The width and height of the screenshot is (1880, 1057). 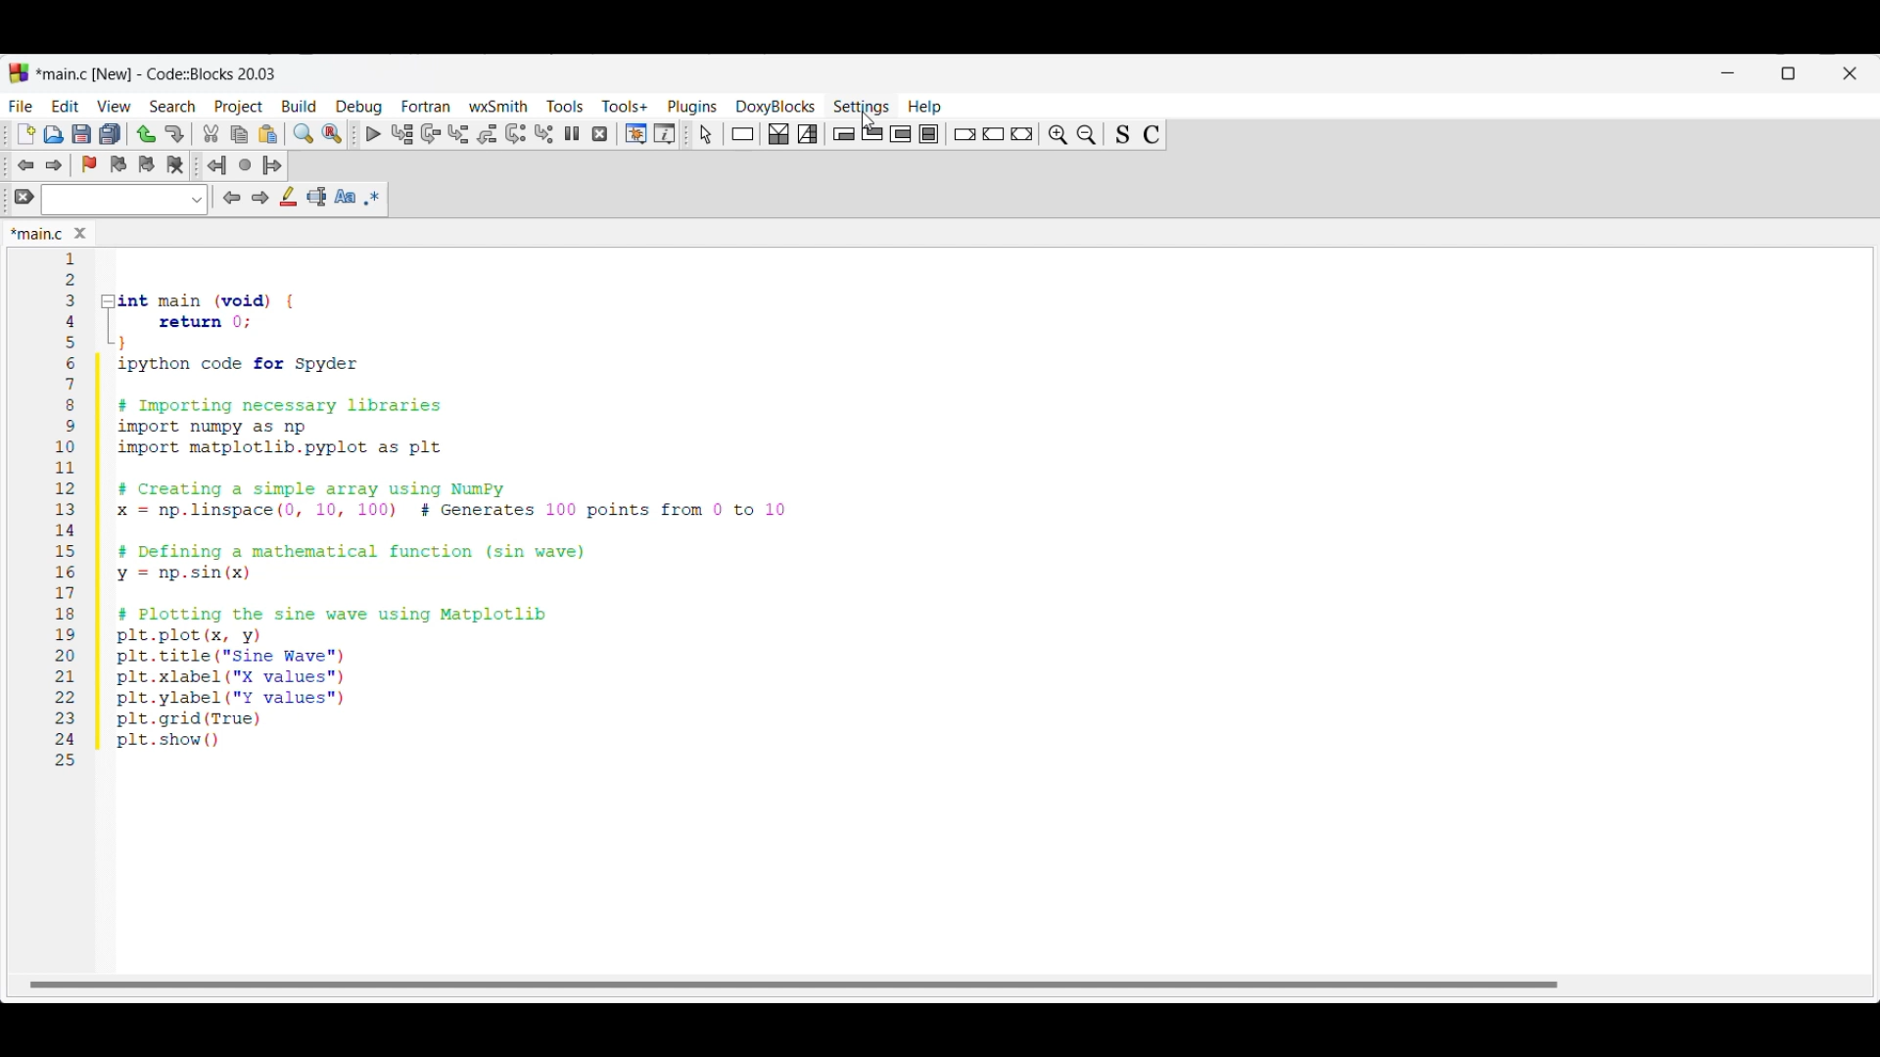 I want to click on Toggle comments, so click(x=1151, y=135).